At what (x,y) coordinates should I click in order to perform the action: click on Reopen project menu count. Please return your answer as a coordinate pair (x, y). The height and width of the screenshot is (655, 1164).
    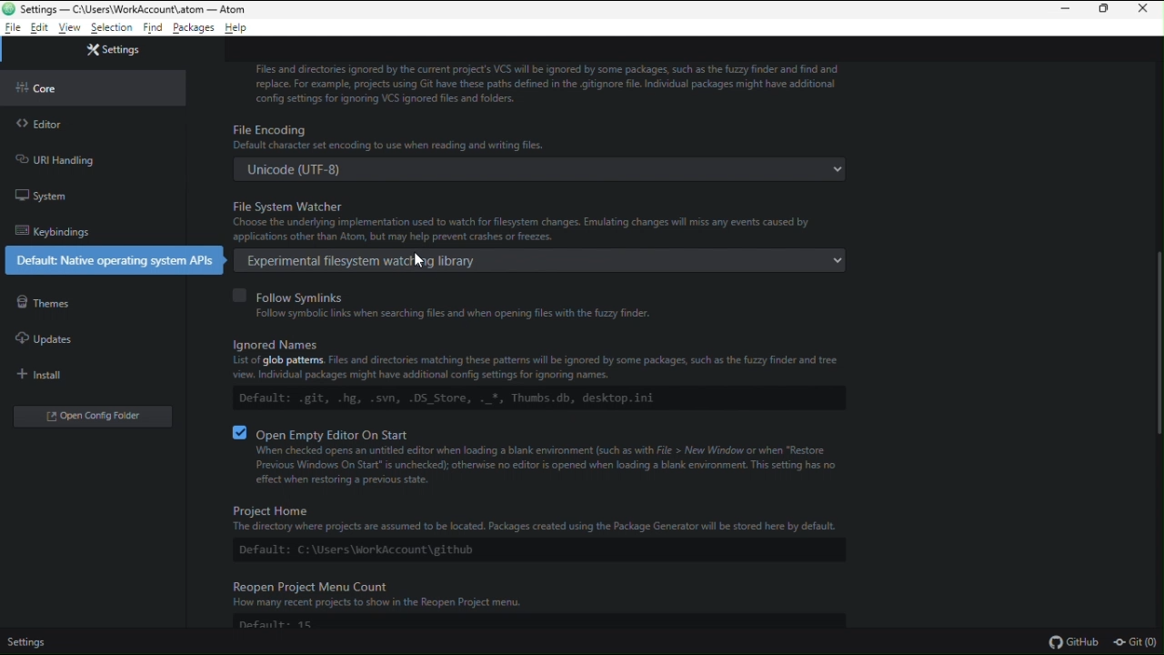
    Looking at the image, I should click on (548, 607).